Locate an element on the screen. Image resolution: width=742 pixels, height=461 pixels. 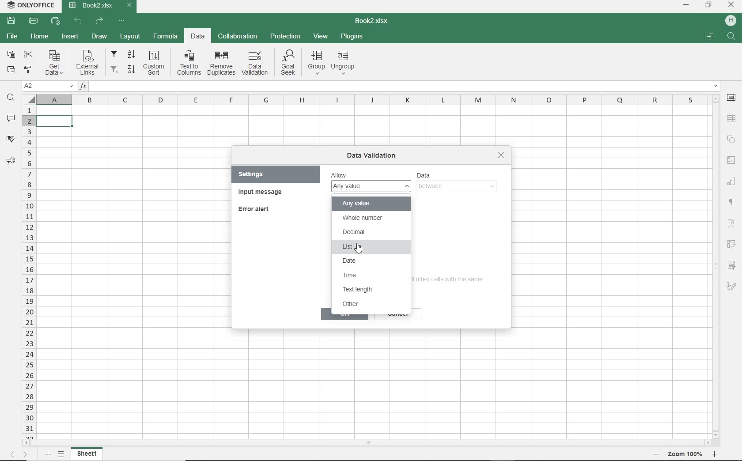
HOME is located at coordinates (40, 37).